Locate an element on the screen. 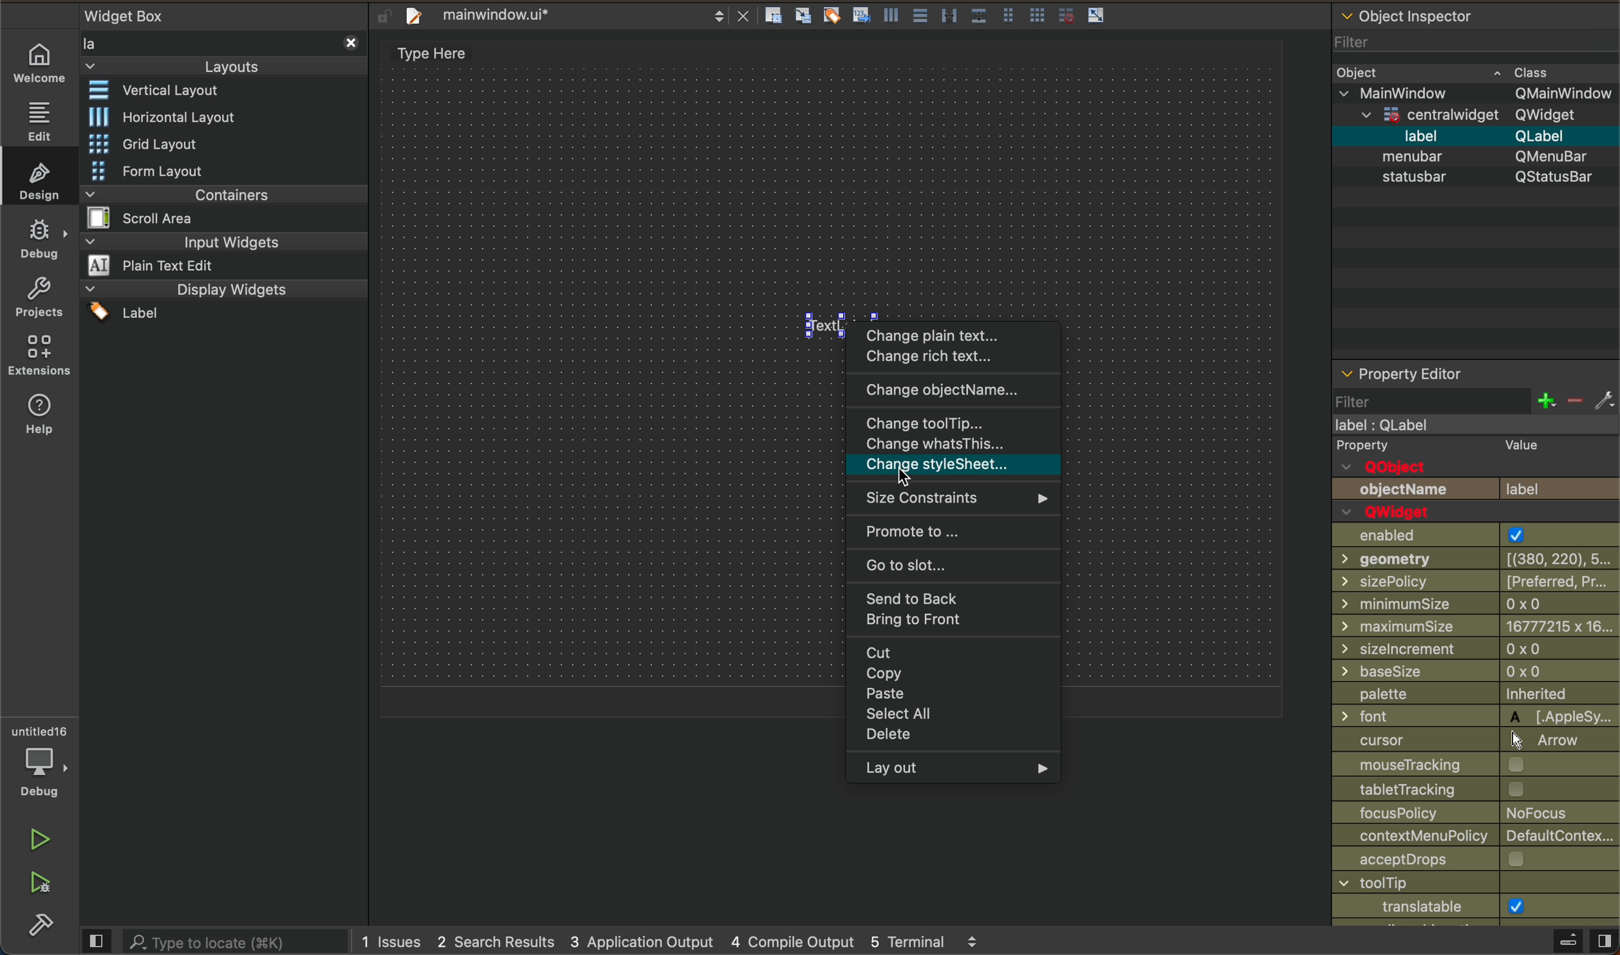  change rich text is located at coordinates (957, 362).